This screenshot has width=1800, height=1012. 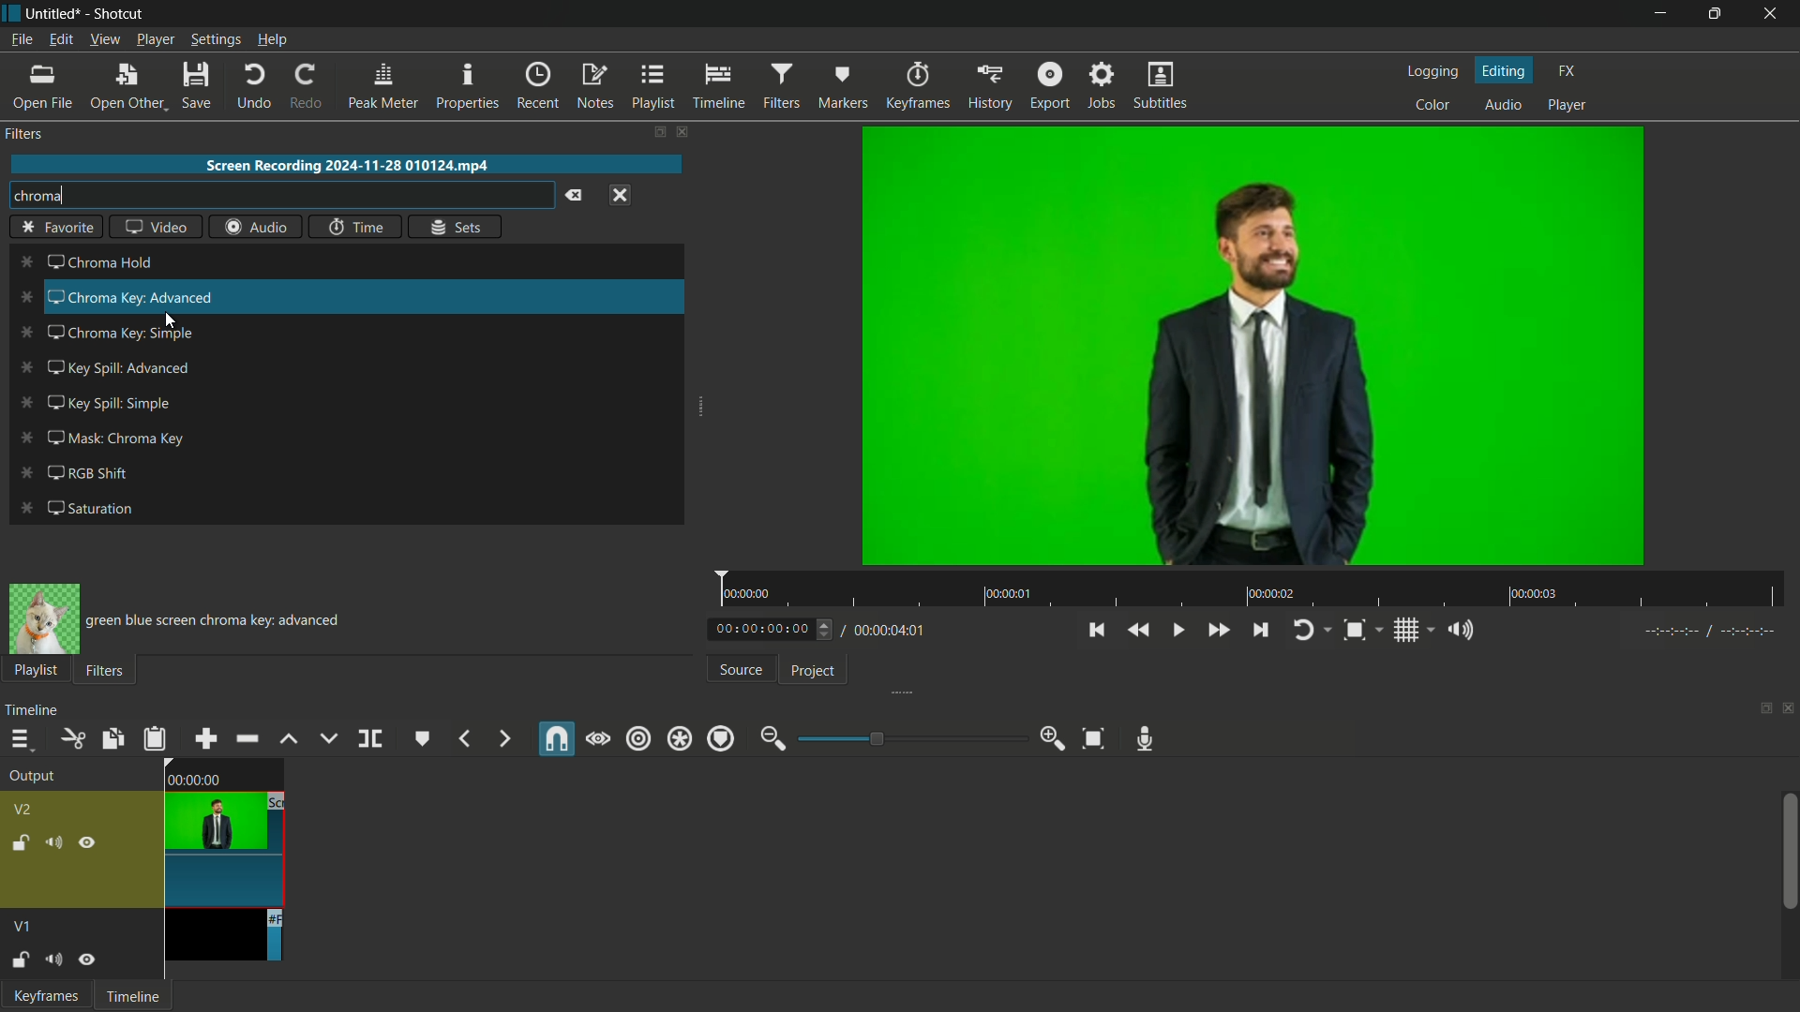 What do you see at coordinates (121, 336) in the screenshot?
I see `chroma key simple` at bounding box center [121, 336].